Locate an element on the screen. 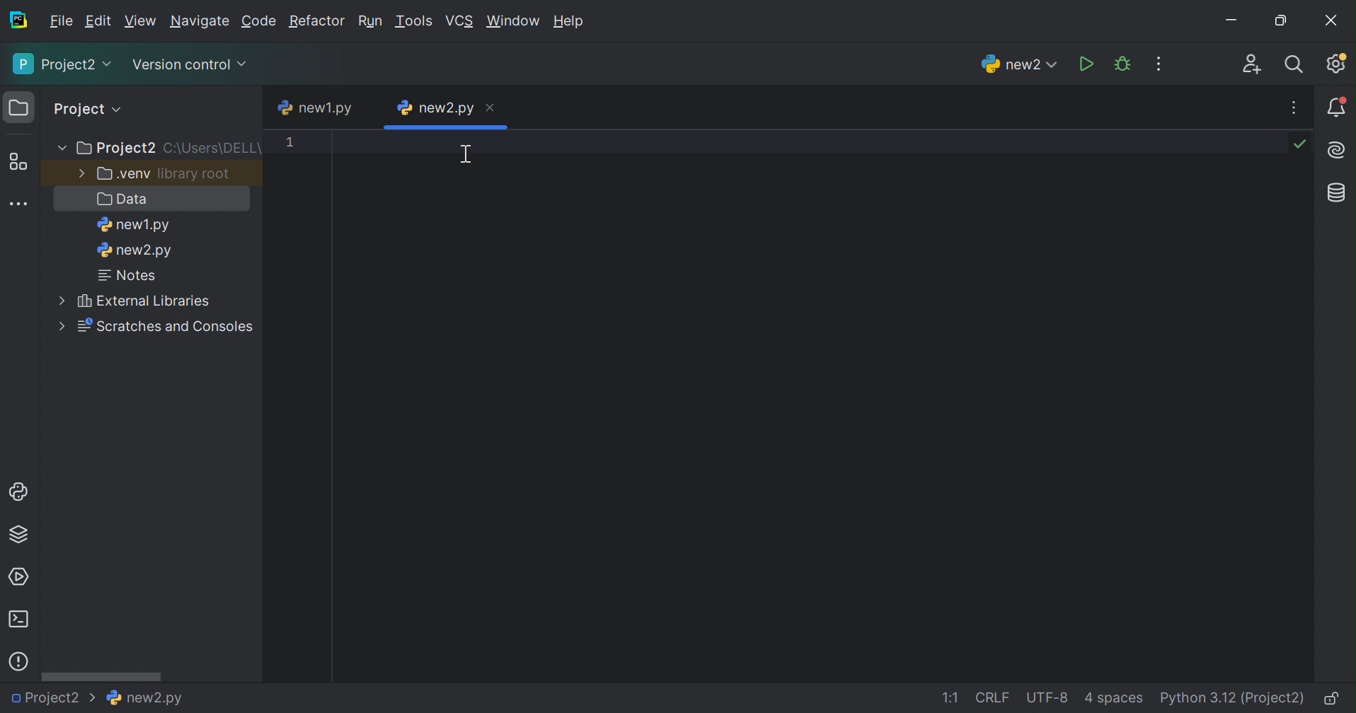 This screenshot has width=1356, height=713. library root is located at coordinates (195, 175).